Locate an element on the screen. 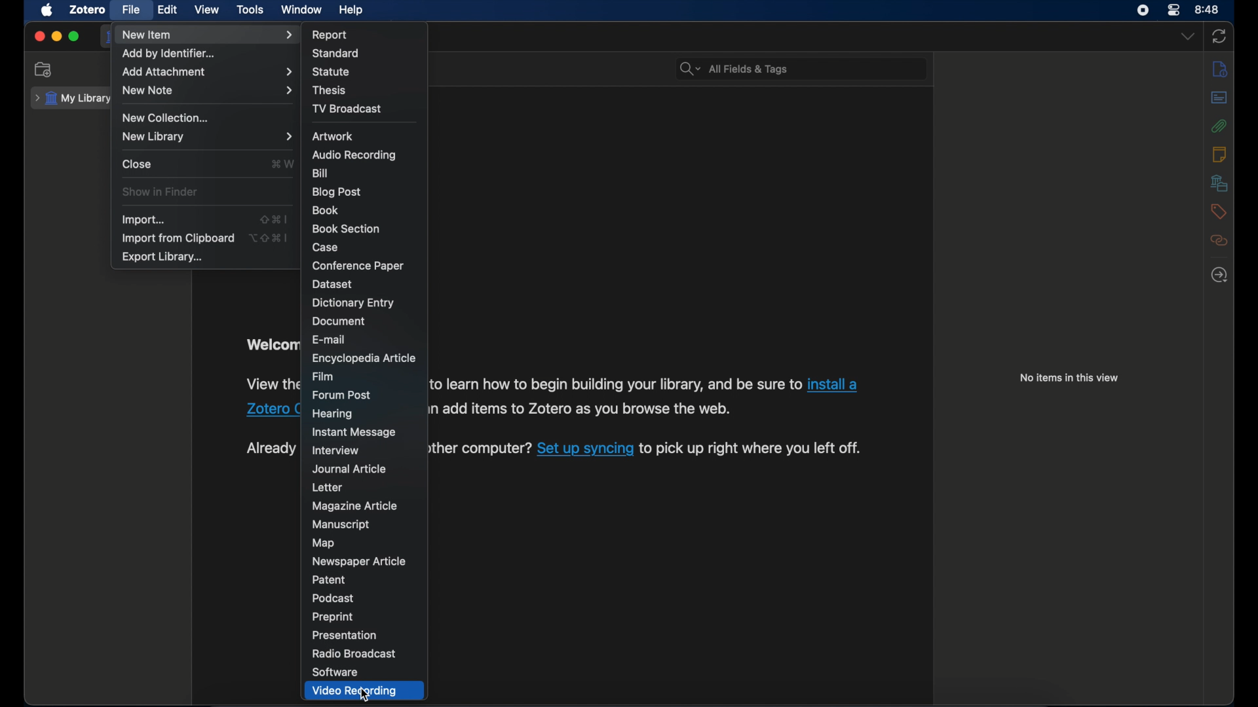 This screenshot has height=707, width=1258. document is located at coordinates (341, 321).